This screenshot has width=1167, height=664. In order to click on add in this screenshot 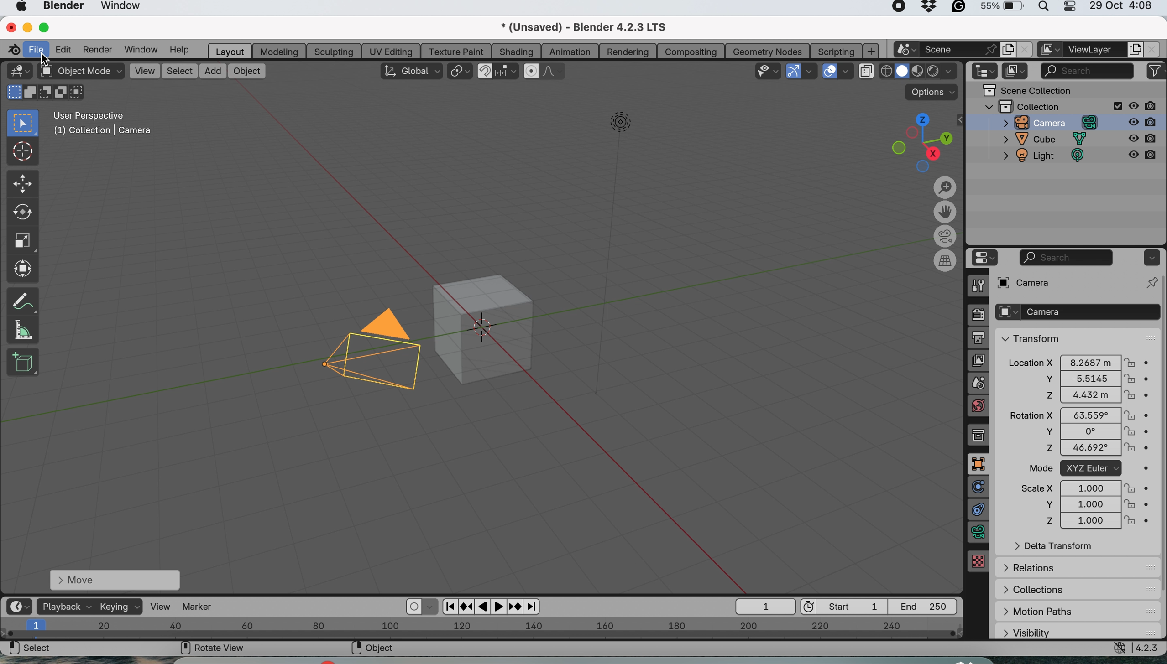, I will do `click(872, 51)`.